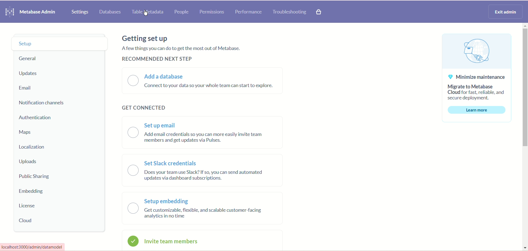 This screenshot has width=528, height=251. What do you see at coordinates (146, 12) in the screenshot?
I see `table metadata` at bounding box center [146, 12].